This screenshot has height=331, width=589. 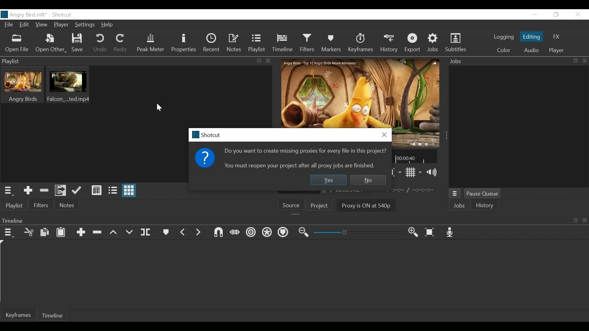 I want to click on Split at playhead, so click(x=147, y=233).